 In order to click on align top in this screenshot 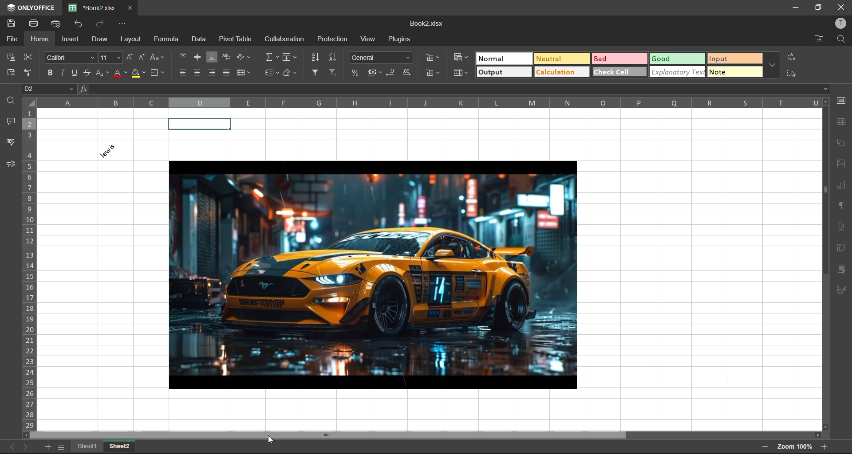, I will do `click(184, 57)`.